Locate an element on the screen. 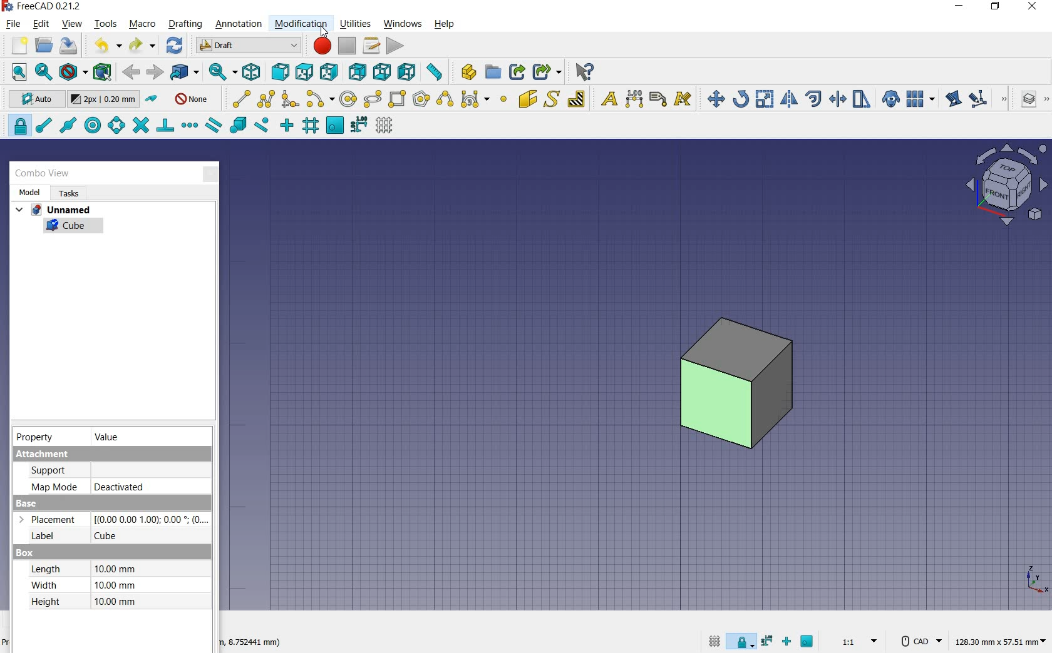 This screenshot has width=1052, height=653. draft modification tools is located at coordinates (1005, 100).